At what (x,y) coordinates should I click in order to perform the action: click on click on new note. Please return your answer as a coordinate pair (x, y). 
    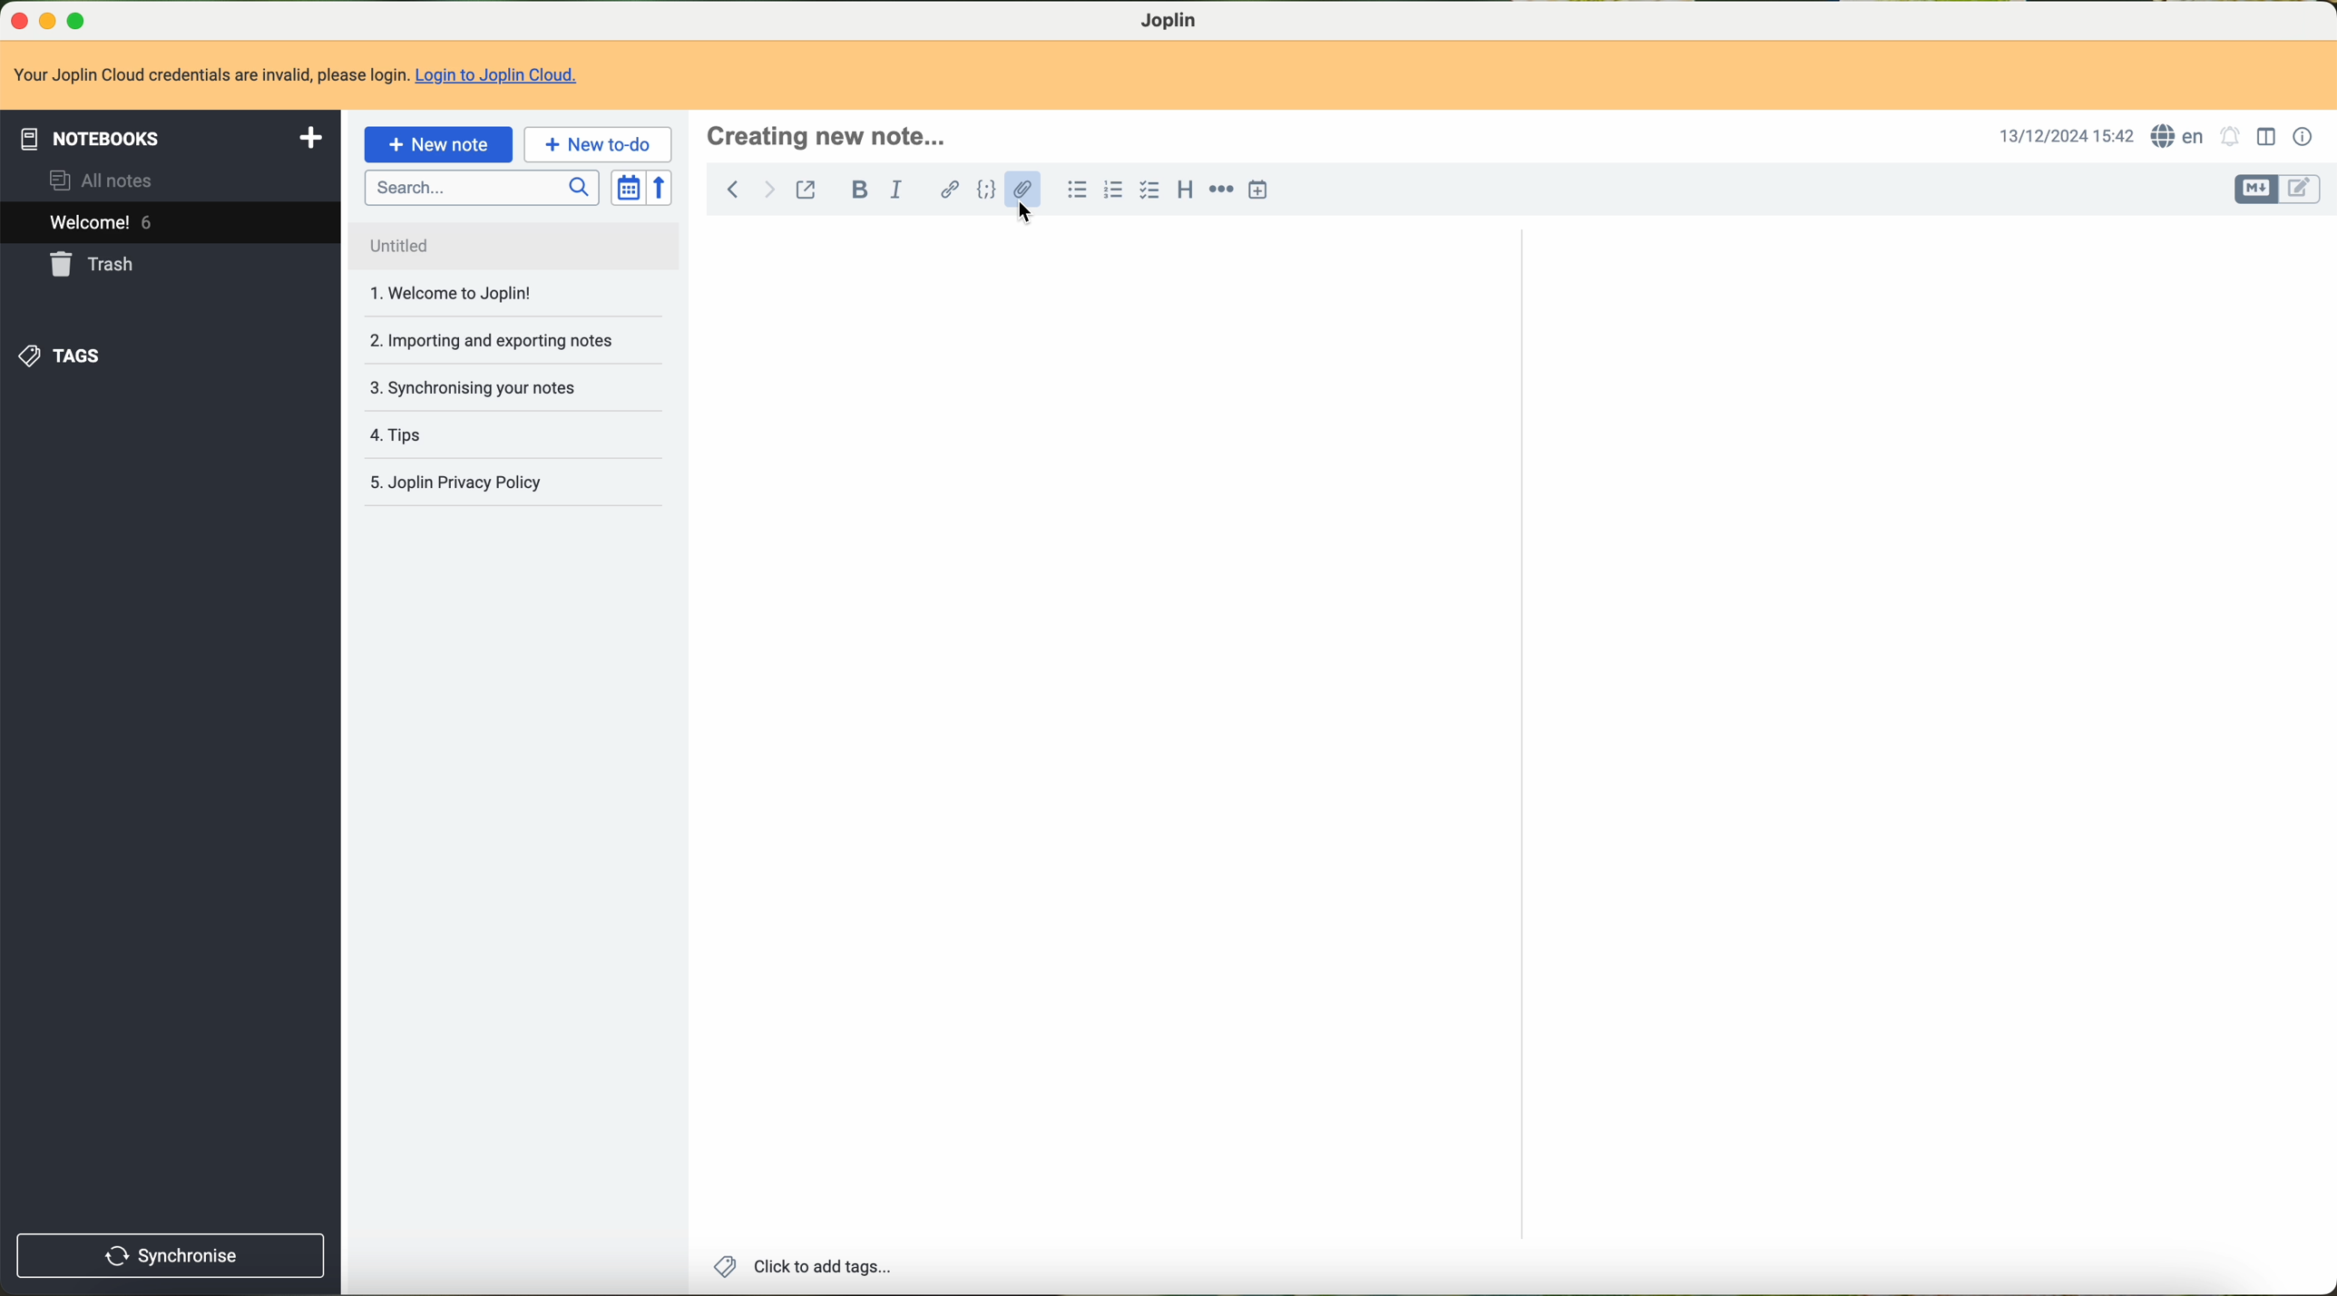
    Looking at the image, I should click on (440, 144).